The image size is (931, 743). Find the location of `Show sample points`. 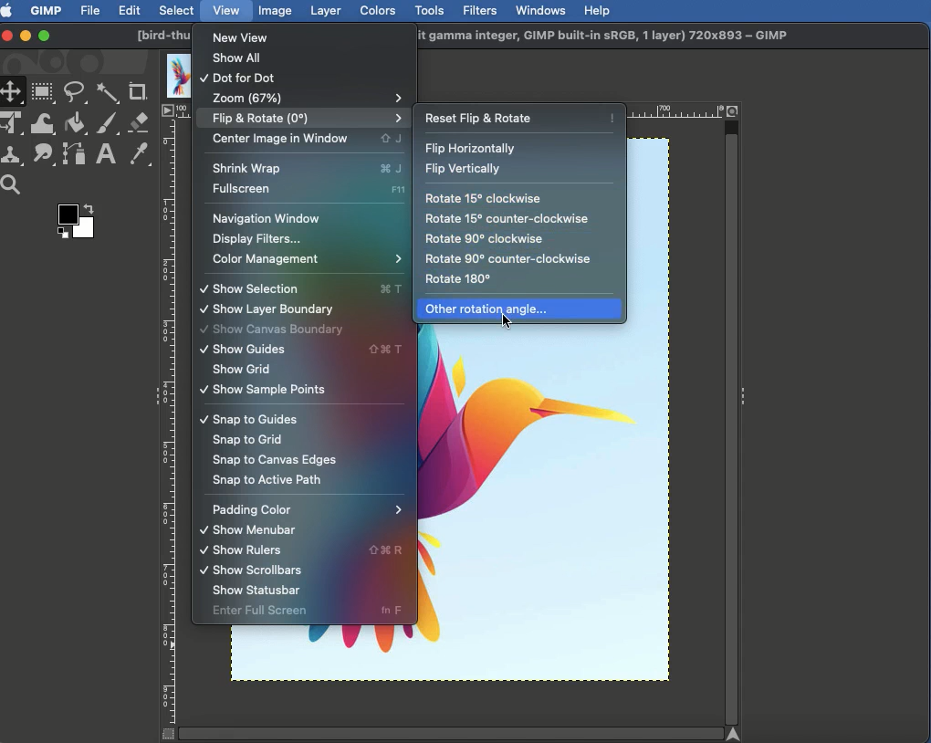

Show sample points is located at coordinates (263, 389).